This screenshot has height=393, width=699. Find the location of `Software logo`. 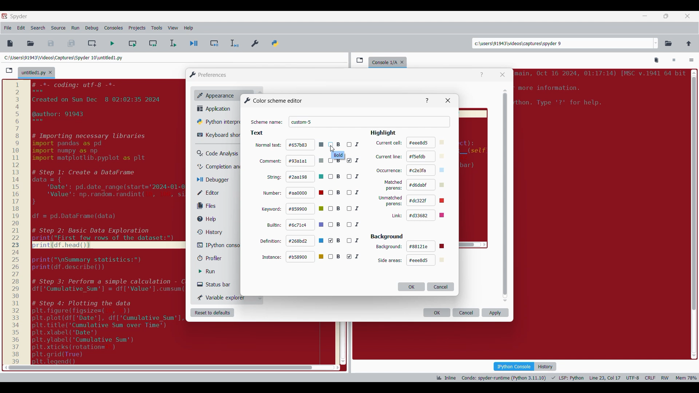

Software logo is located at coordinates (4, 16).